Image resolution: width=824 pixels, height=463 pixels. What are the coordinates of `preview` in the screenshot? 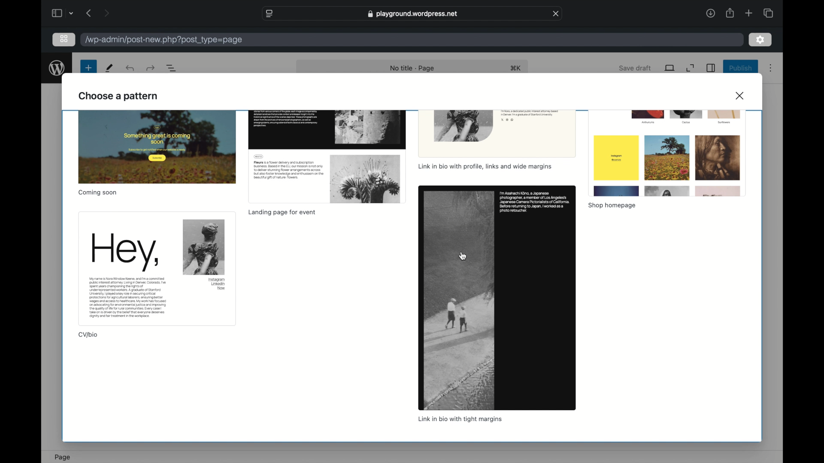 It's located at (156, 268).